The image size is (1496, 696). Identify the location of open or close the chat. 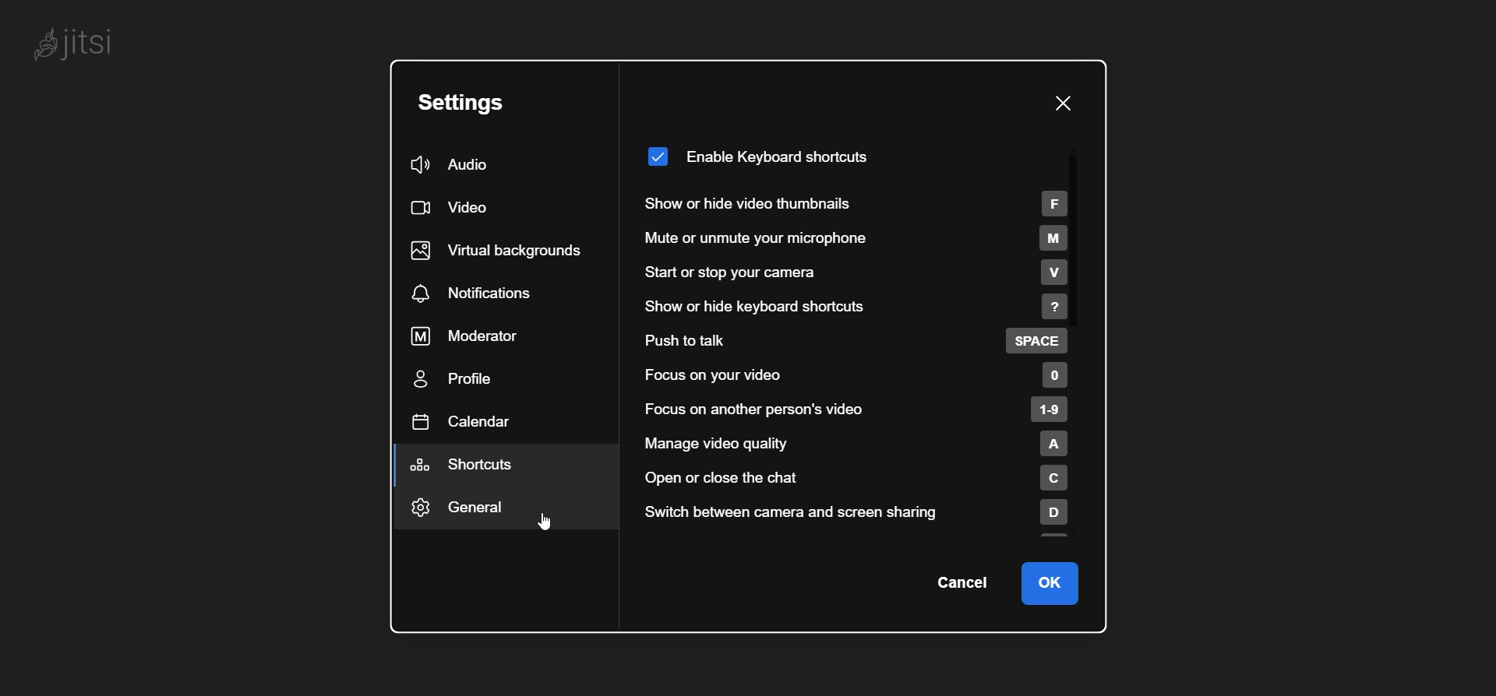
(863, 480).